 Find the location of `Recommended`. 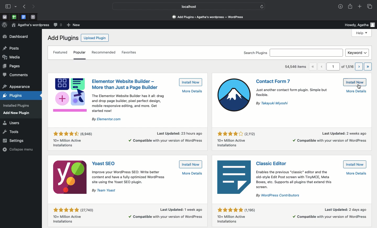

Recommended is located at coordinates (104, 53).